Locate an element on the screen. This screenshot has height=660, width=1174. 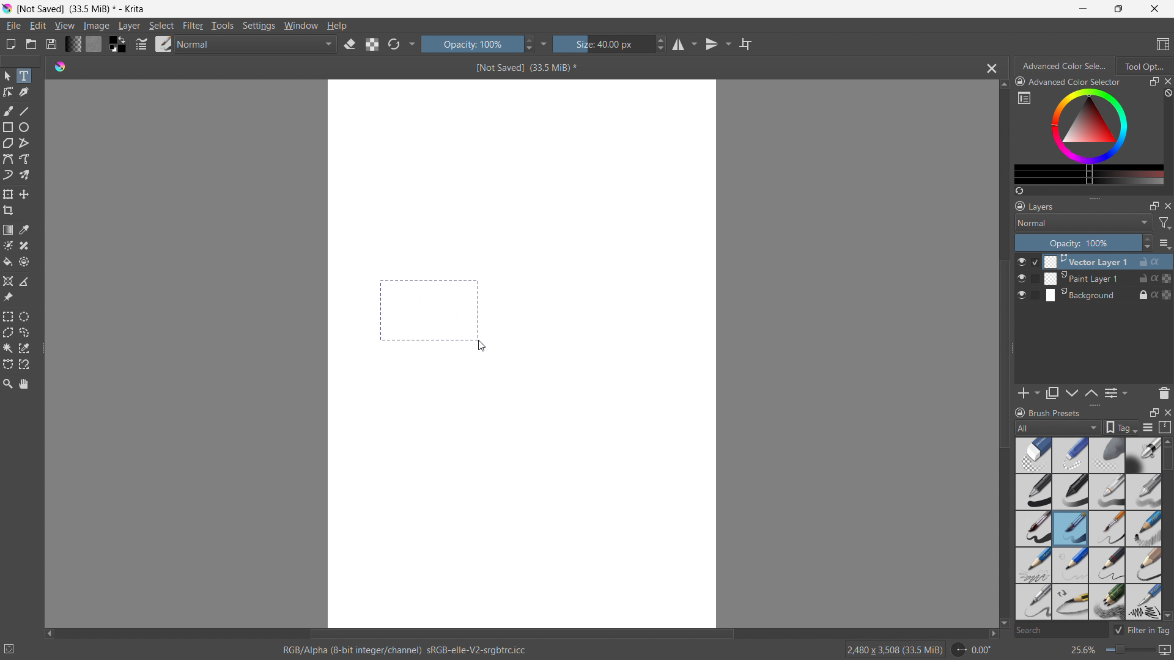
RGB/ Alpha (8- bit integer/ channel) is located at coordinates (405, 651).